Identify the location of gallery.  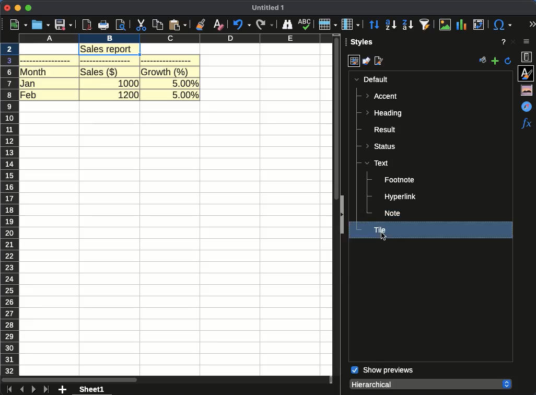
(528, 90).